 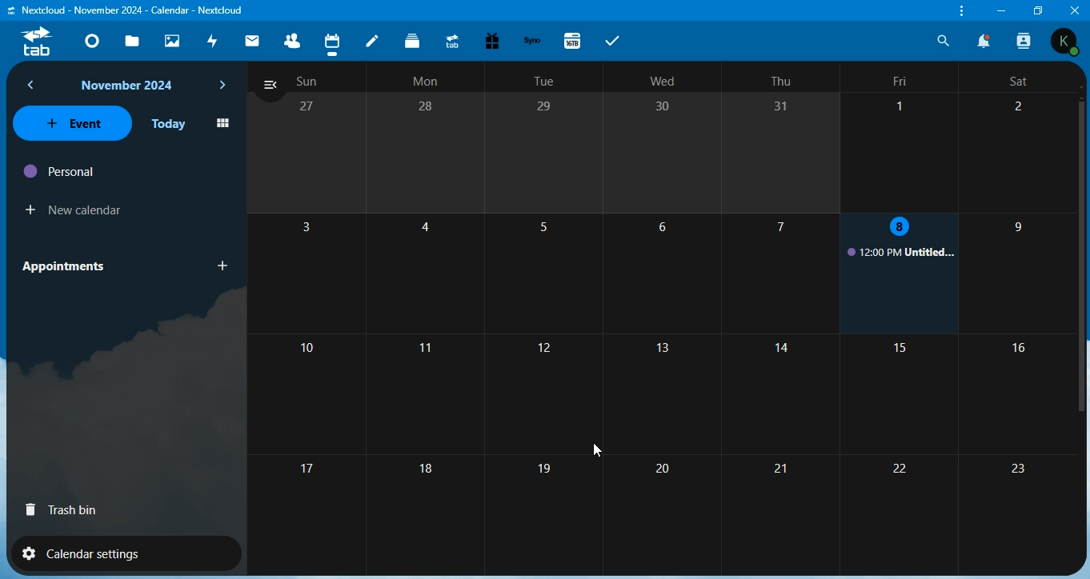 What do you see at coordinates (1072, 10) in the screenshot?
I see `` at bounding box center [1072, 10].